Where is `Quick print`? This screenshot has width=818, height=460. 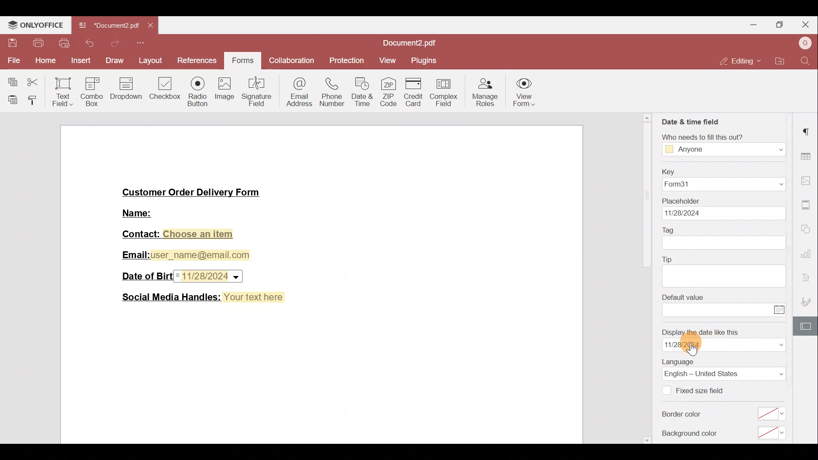
Quick print is located at coordinates (63, 43).